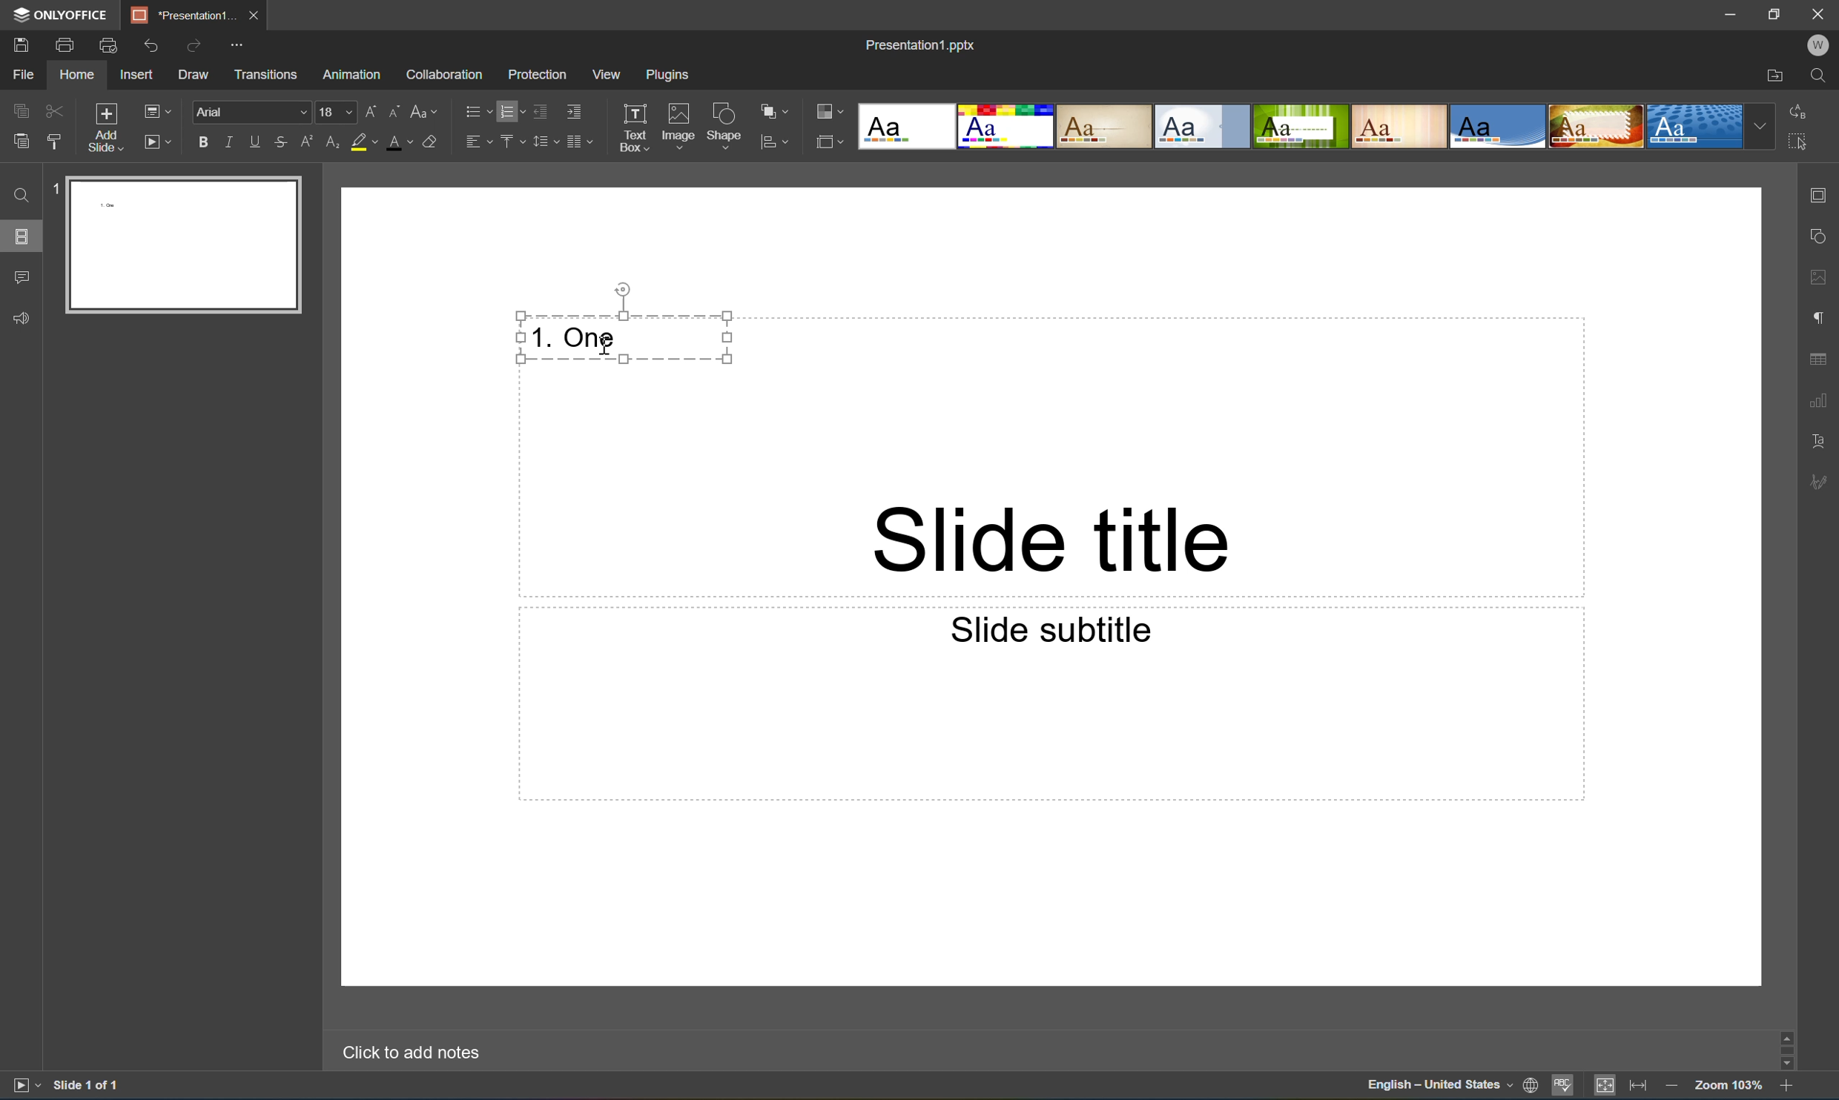 This screenshot has height=1100, width=1839. What do you see at coordinates (23, 1085) in the screenshot?
I see `Slide show` at bounding box center [23, 1085].